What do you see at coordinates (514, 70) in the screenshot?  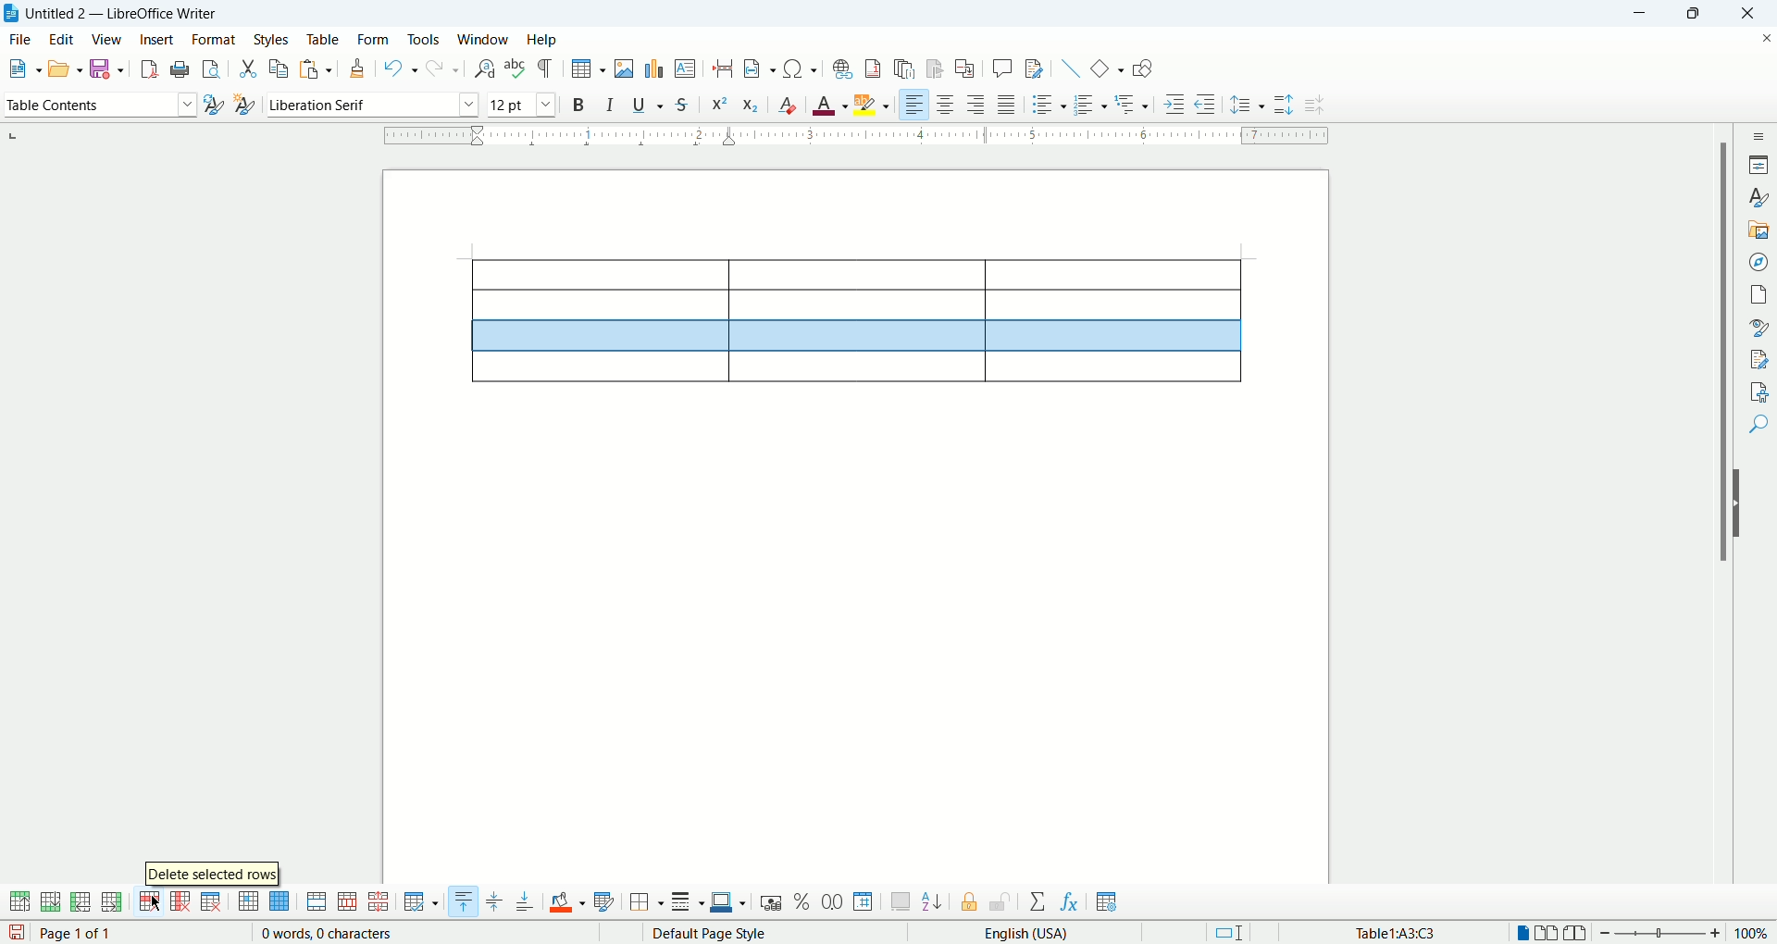 I see `spelling` at bounding box center [514, 70].